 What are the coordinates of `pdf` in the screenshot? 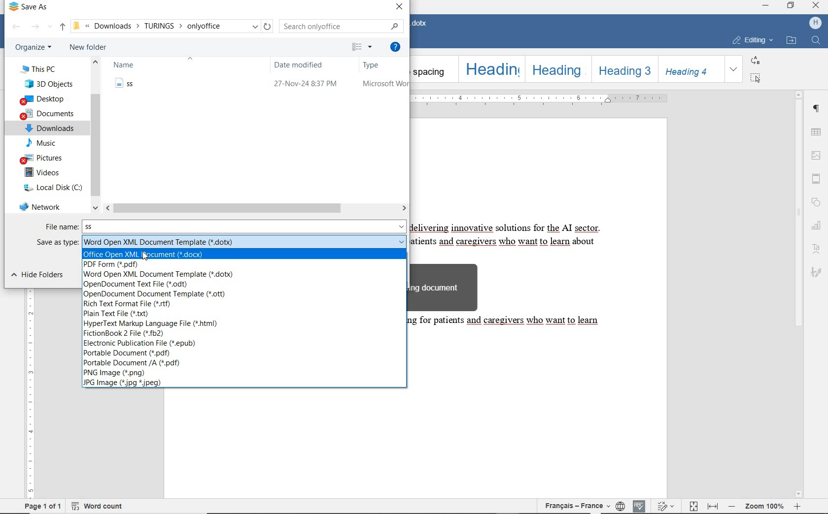 It's located at (131, 354).